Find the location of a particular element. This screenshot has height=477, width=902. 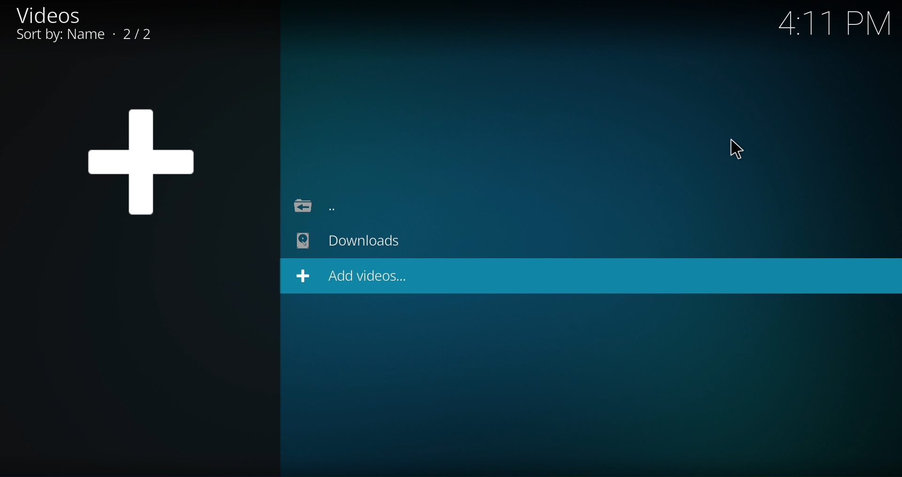

Pointer  Cursor is located at coordinates (738, 148).